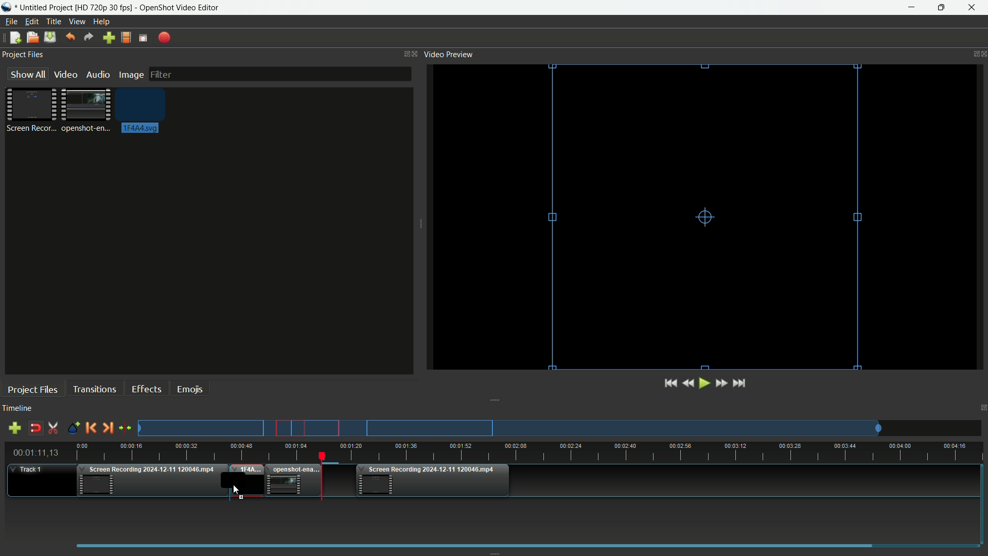  I want to click on Video, so click(64, 74).